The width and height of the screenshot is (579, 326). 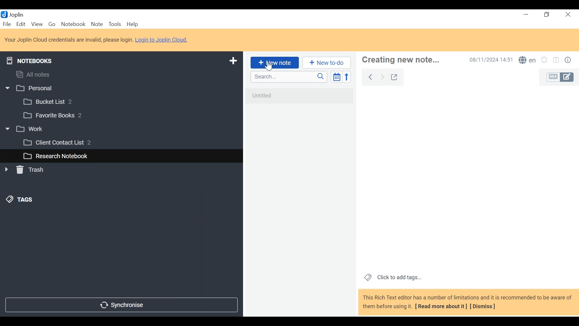 What do you see at coordinates (133, 24) in the screenshot?
I see `Help` at bounding box center [133, 24].